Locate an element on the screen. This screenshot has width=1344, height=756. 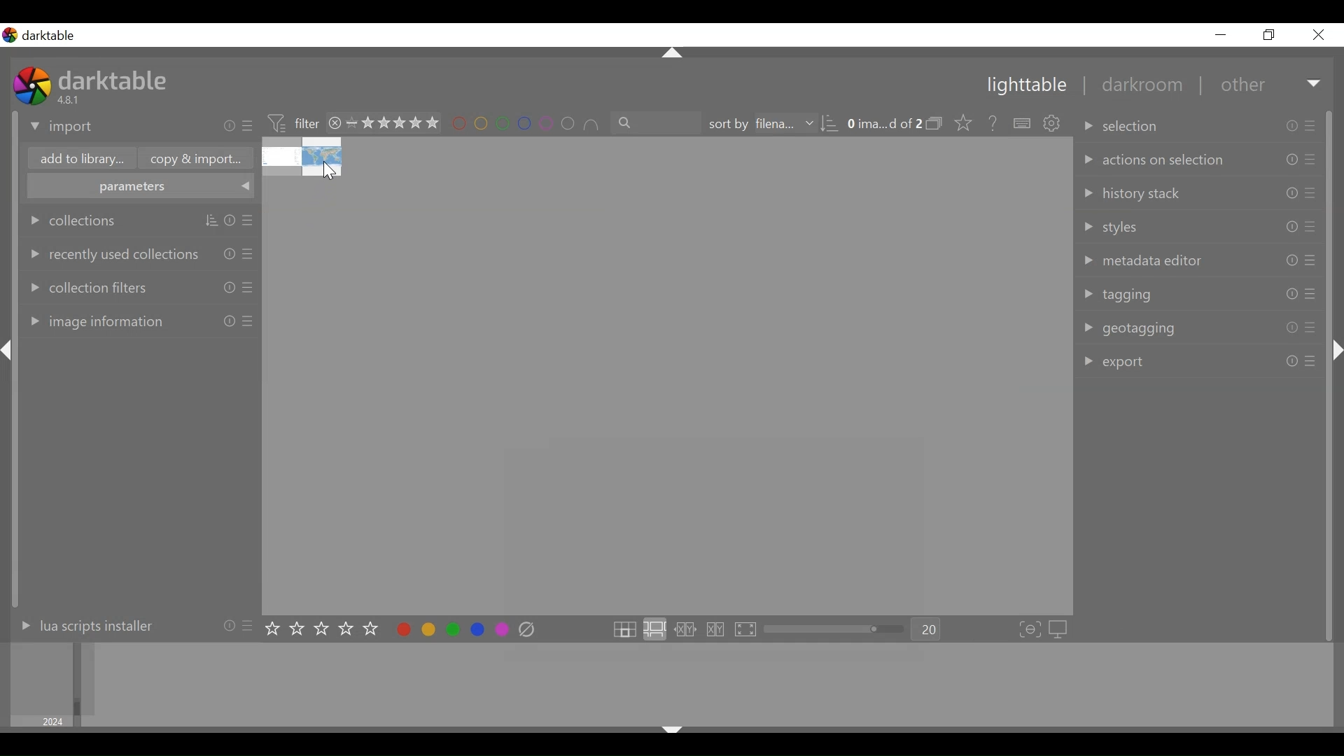
collections is located at coordinates (85, 221).